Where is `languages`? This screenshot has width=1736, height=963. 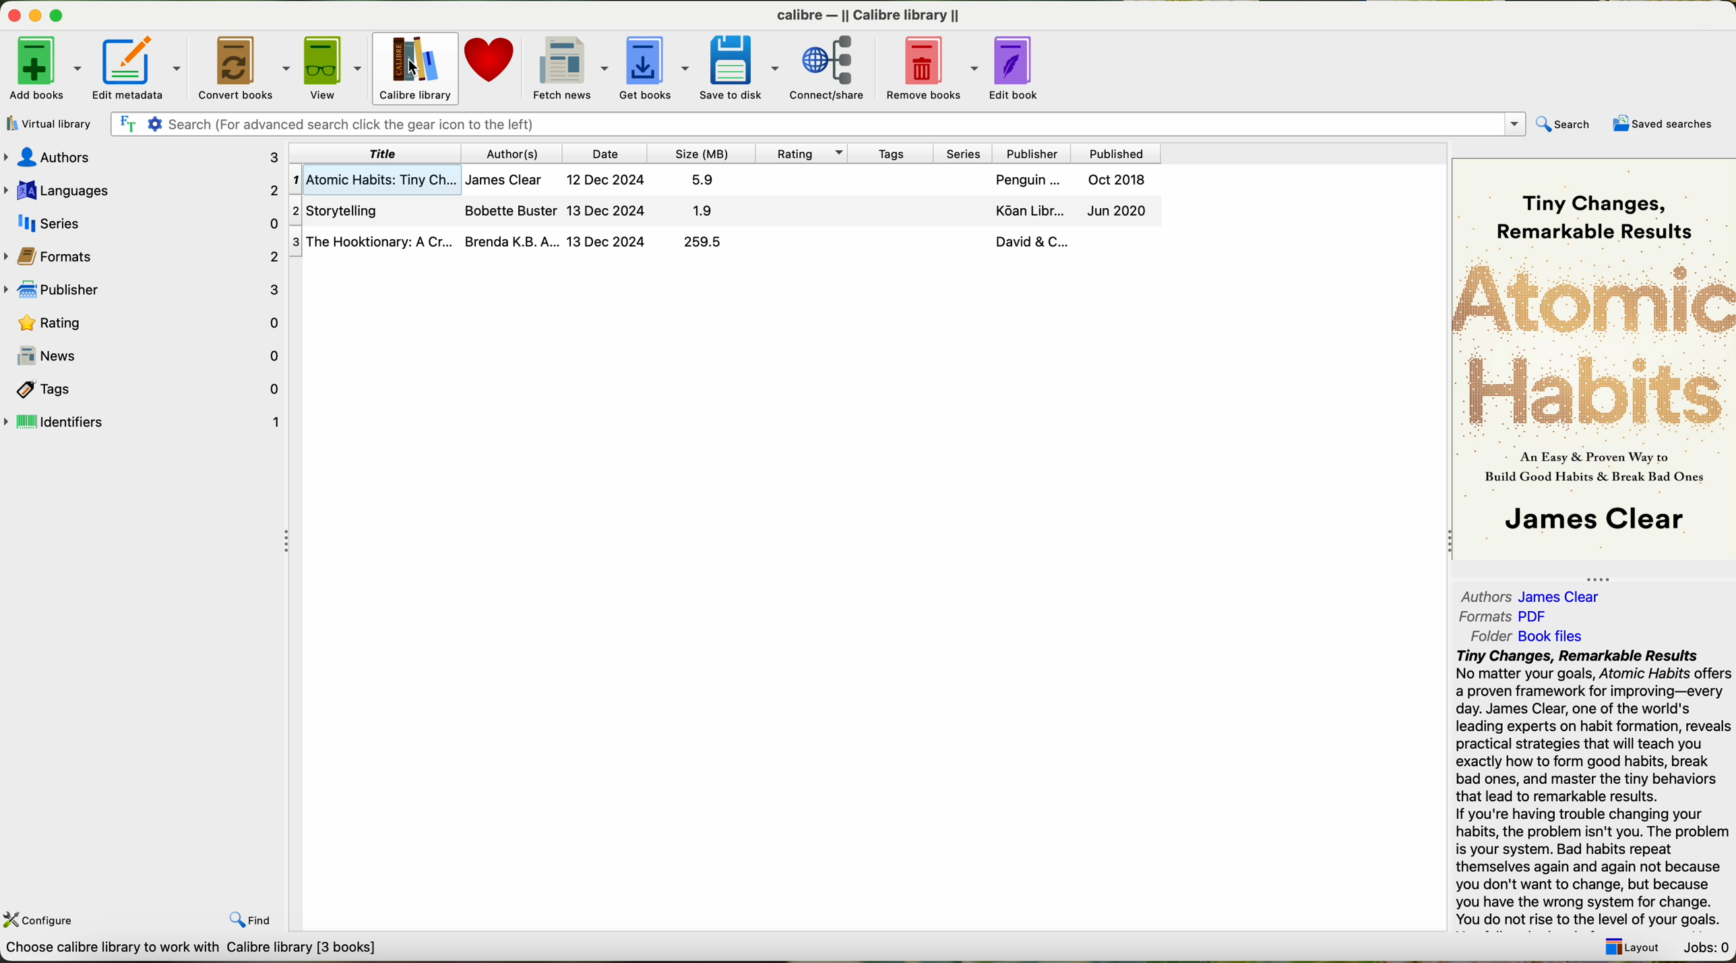 languages is located at coordinates (142, 188).